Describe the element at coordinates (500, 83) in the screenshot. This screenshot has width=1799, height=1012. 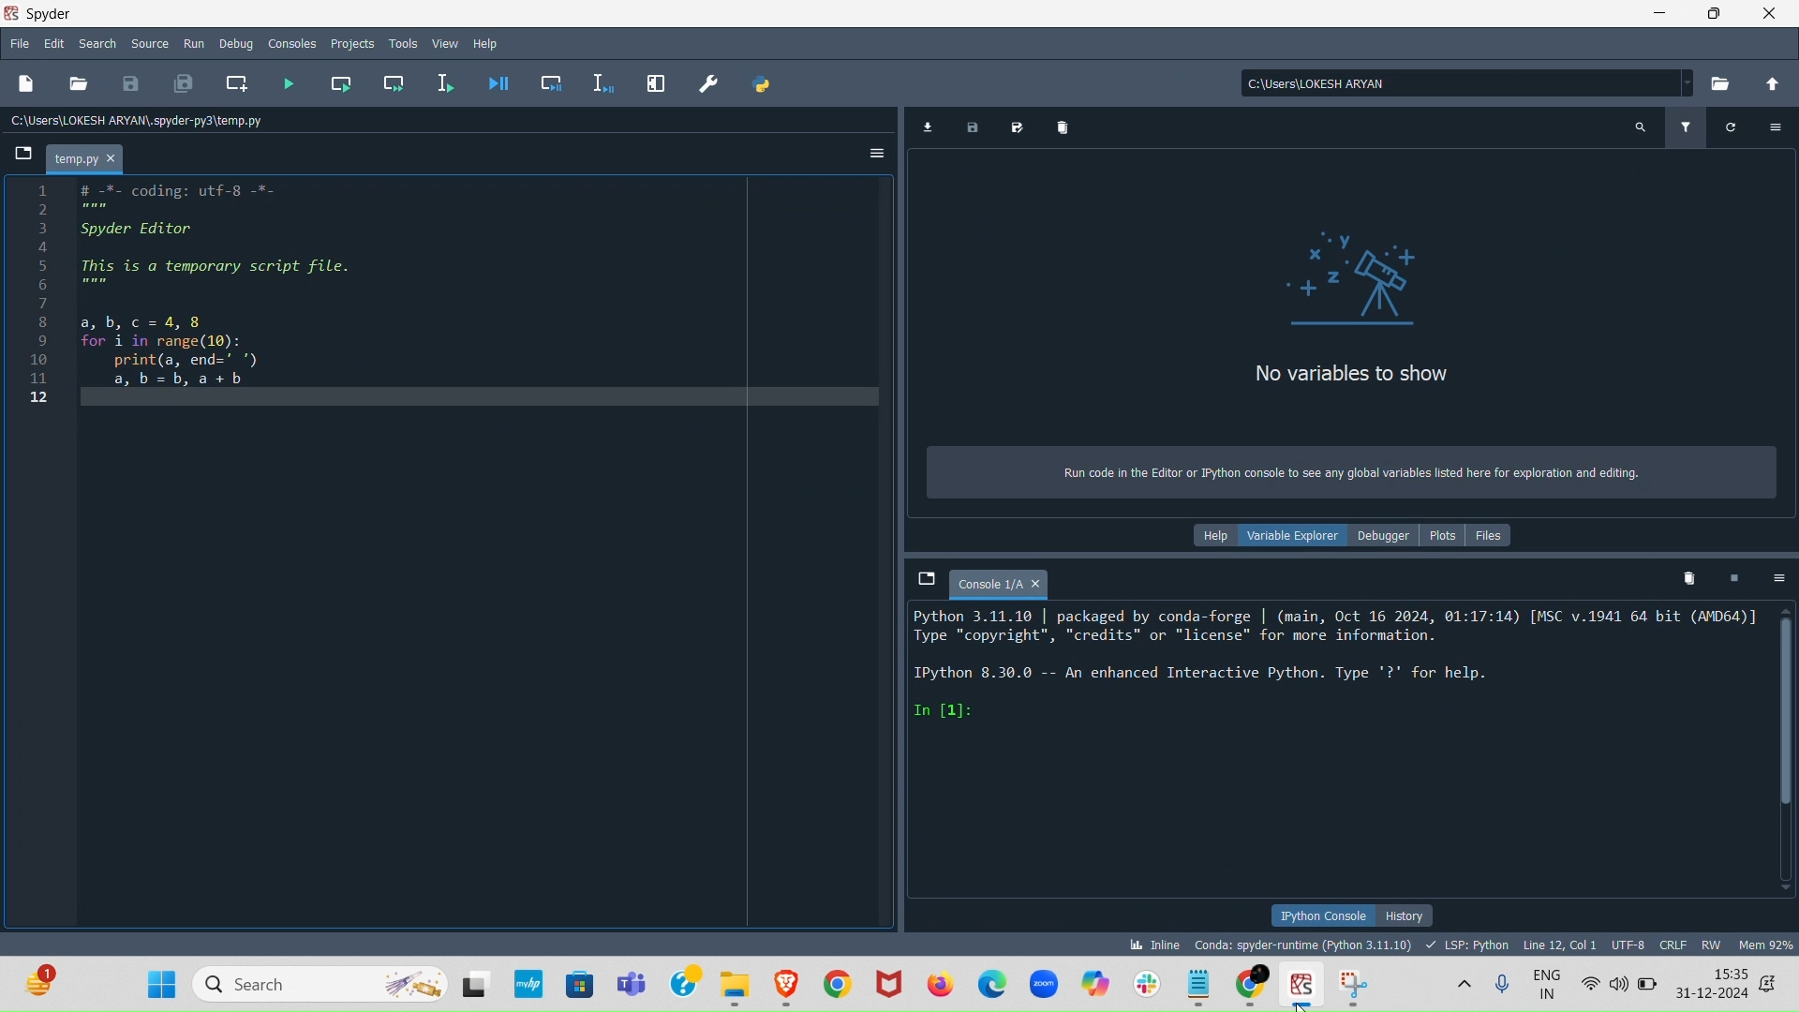
I see `Debug file (Ctrl + F5)` at that location.